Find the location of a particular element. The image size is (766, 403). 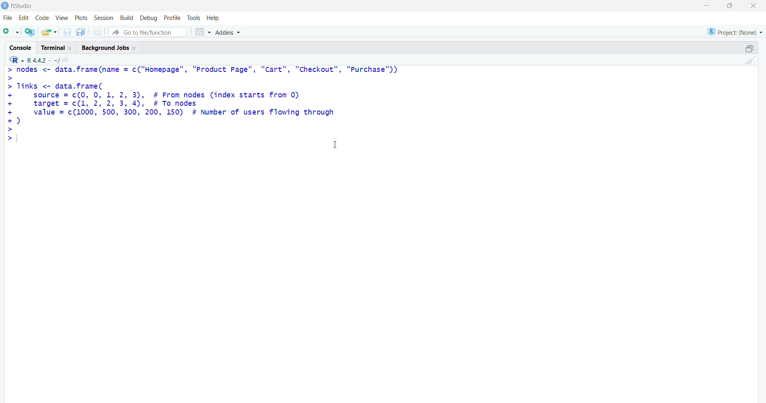

background jobs is located at coordinates (111, 49).